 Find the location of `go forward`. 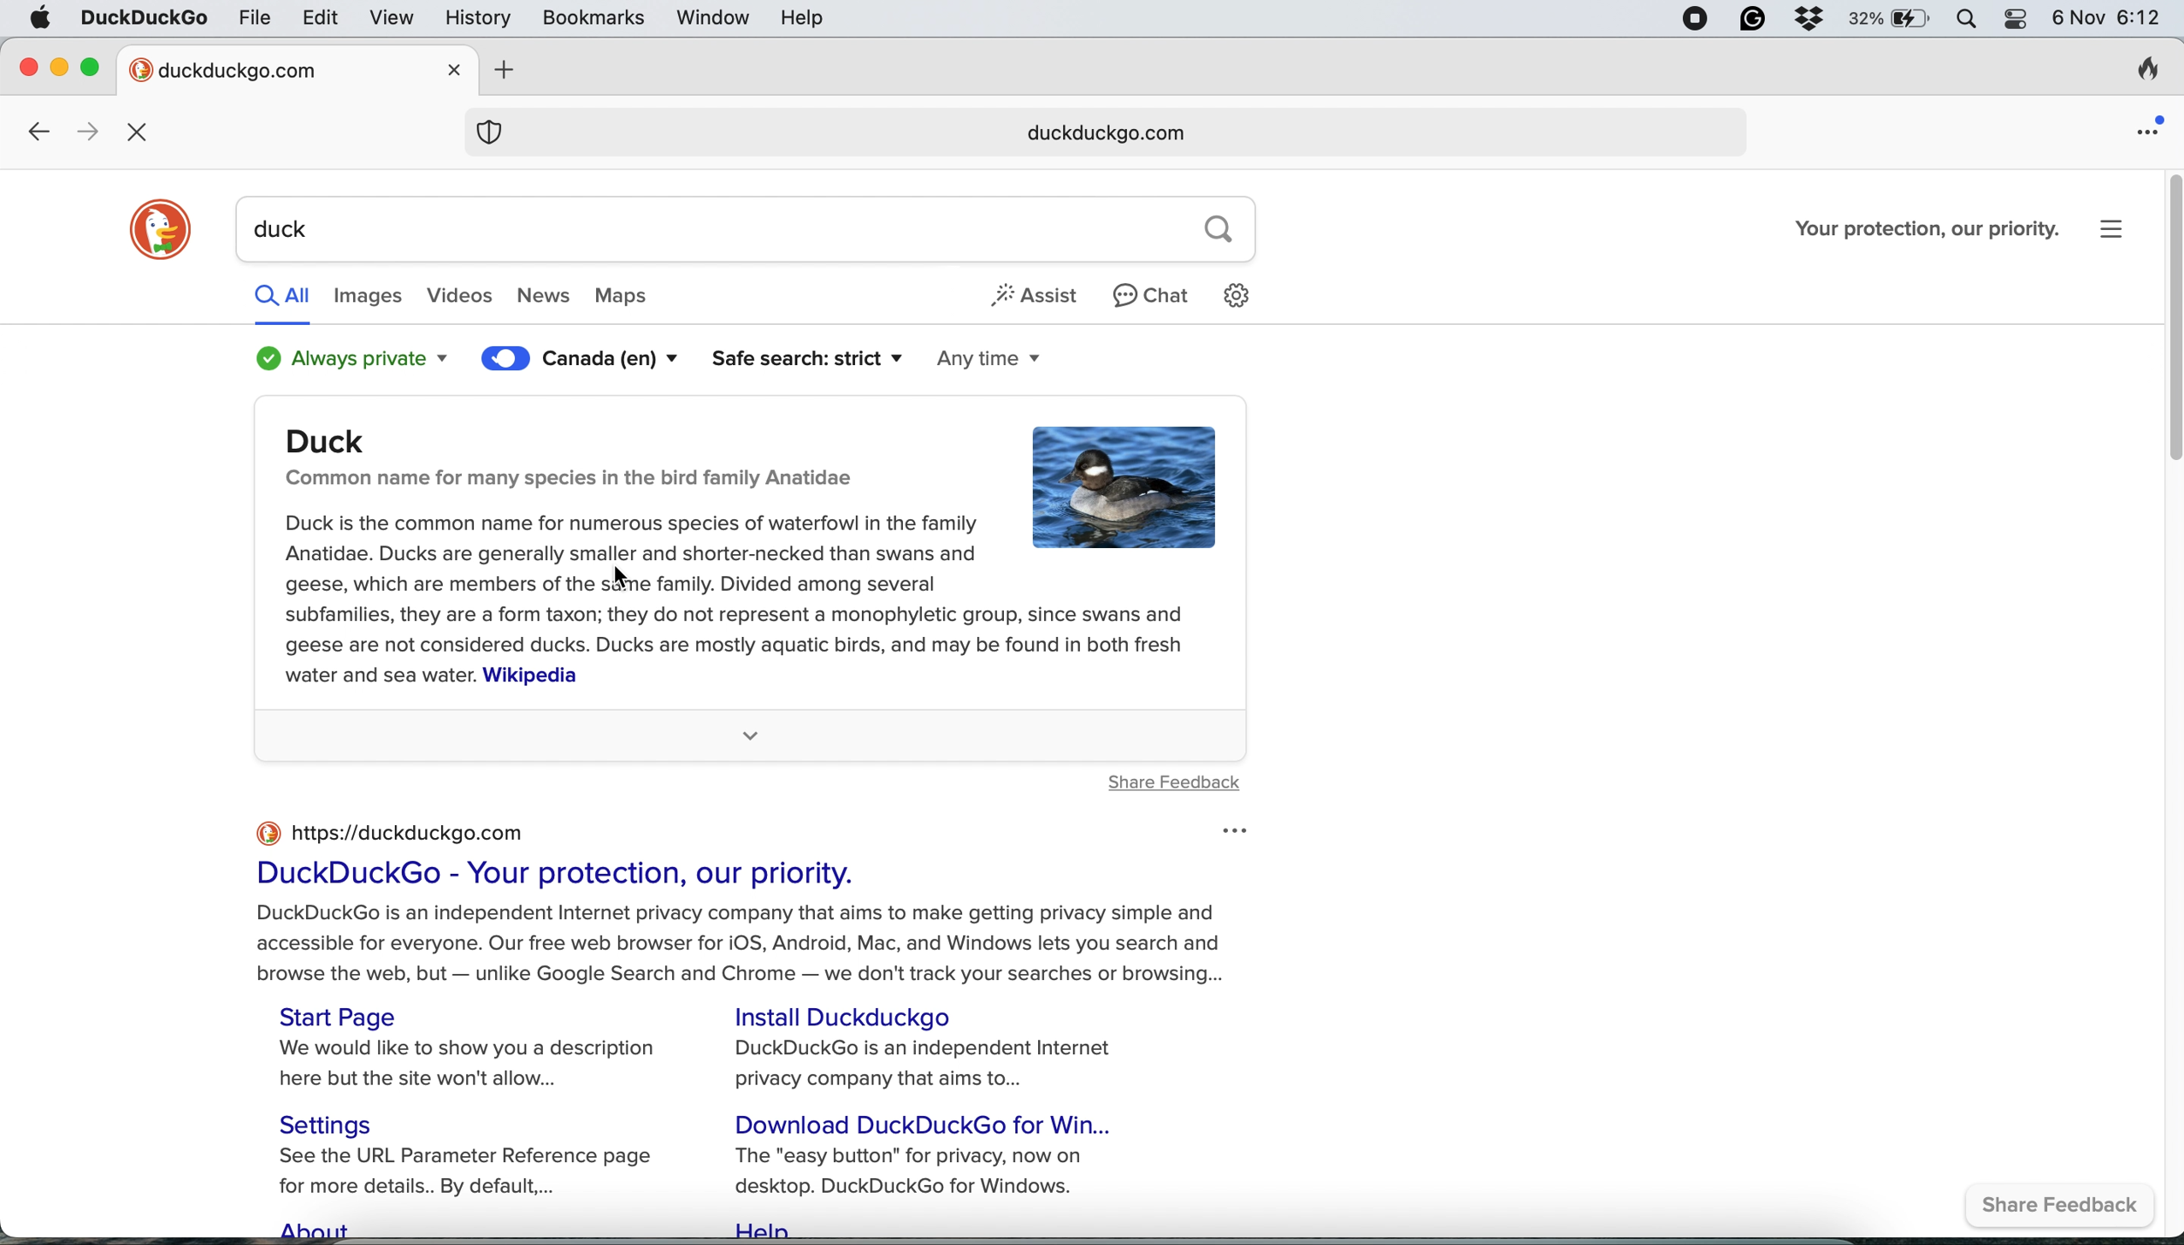

go forward is located at coordinates (82, 132).